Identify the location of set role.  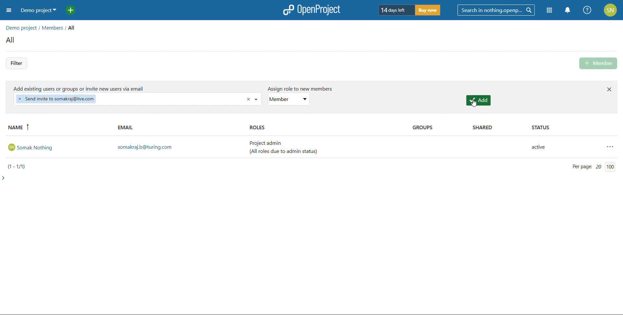
(289, 99).